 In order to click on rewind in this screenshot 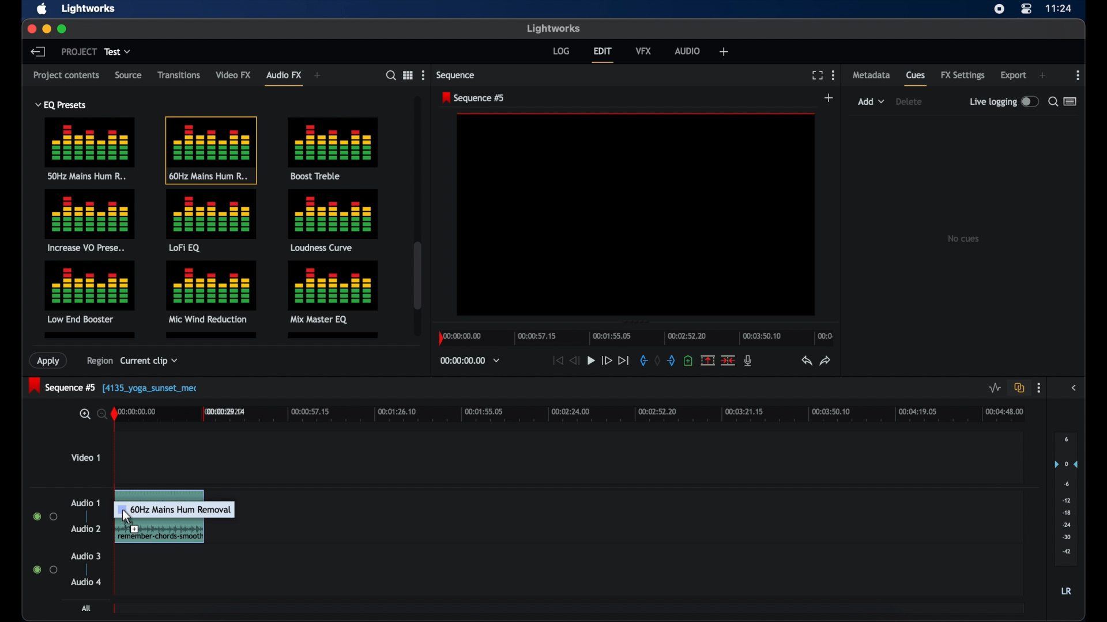, I will do `click(573, 361)`.